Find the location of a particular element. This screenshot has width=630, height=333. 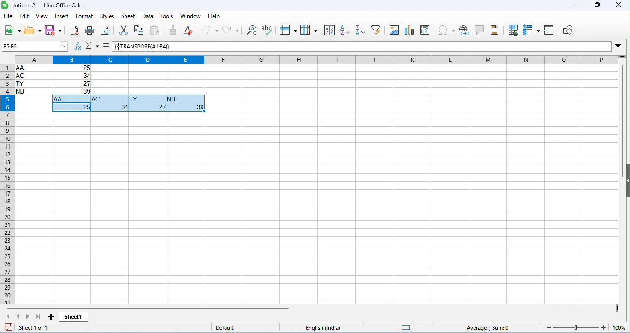

header and footer is located at coordinates (495, 30).